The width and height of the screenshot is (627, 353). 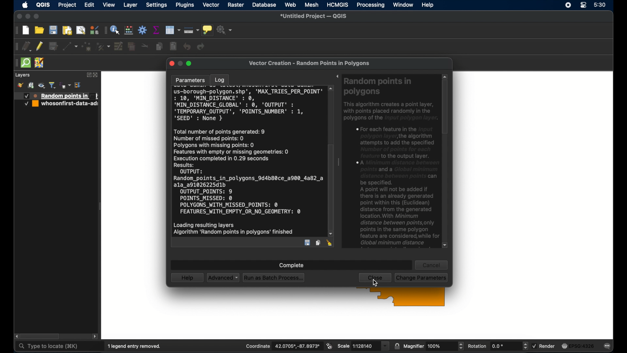 What do you see at coordinates (180, 63) in the screenshot?
I see `inactive minimize button` at bounding box center [180, 63].